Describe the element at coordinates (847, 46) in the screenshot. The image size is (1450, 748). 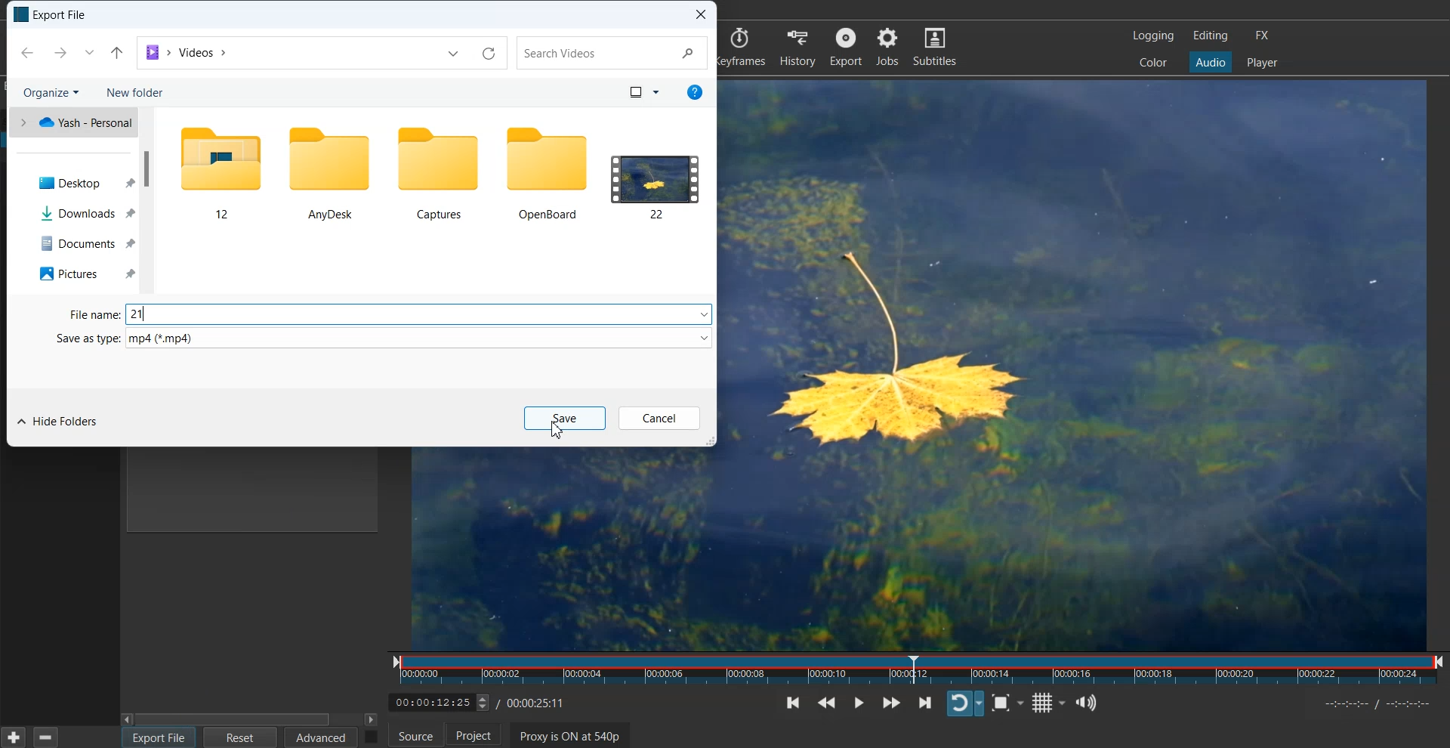
I see `Export` at that location.